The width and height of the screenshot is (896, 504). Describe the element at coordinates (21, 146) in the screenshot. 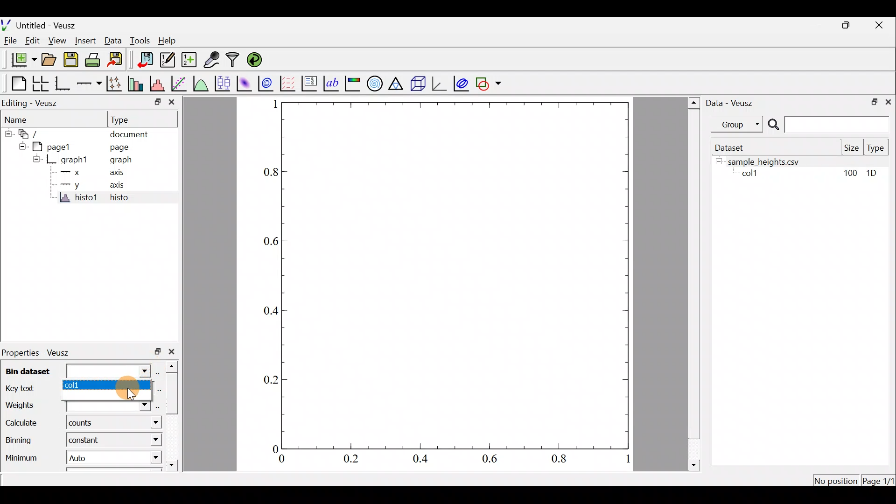

I see `hide` at that location.